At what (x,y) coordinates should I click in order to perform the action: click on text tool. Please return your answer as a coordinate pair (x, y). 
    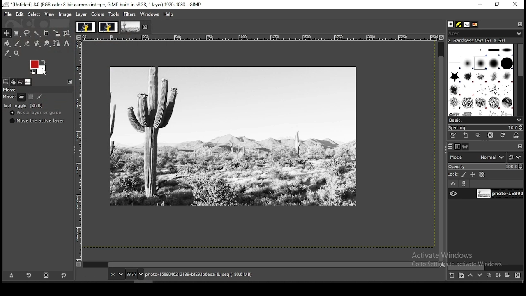
    Looking at the image, I should click on (67, 44).